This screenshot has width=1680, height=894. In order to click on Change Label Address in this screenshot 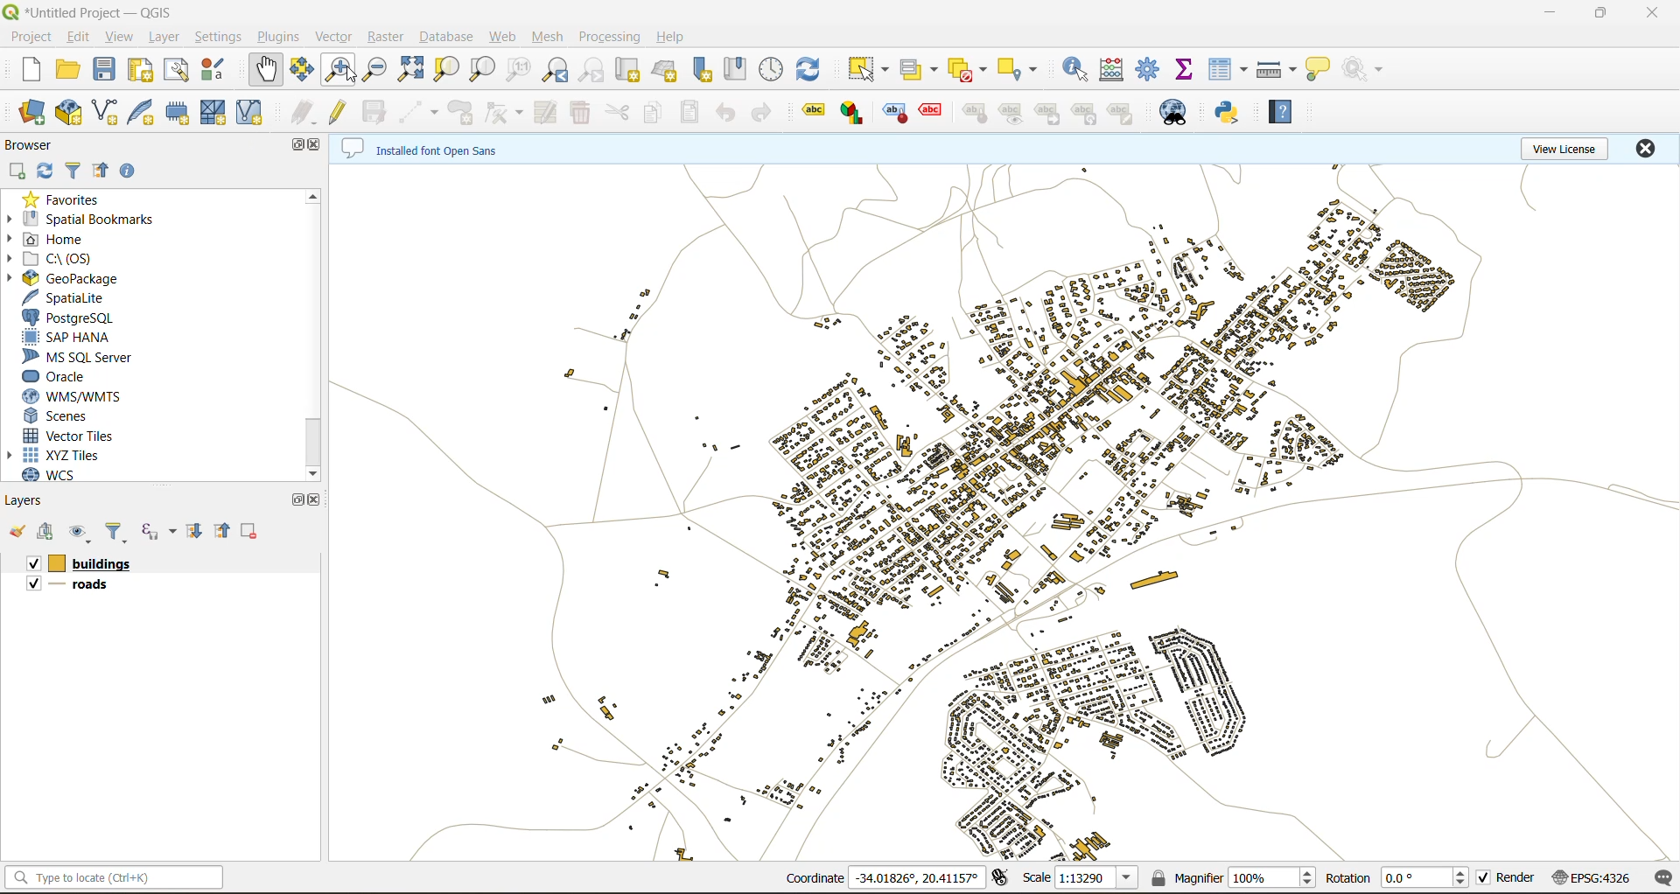, I will do `click(976, 116)`.